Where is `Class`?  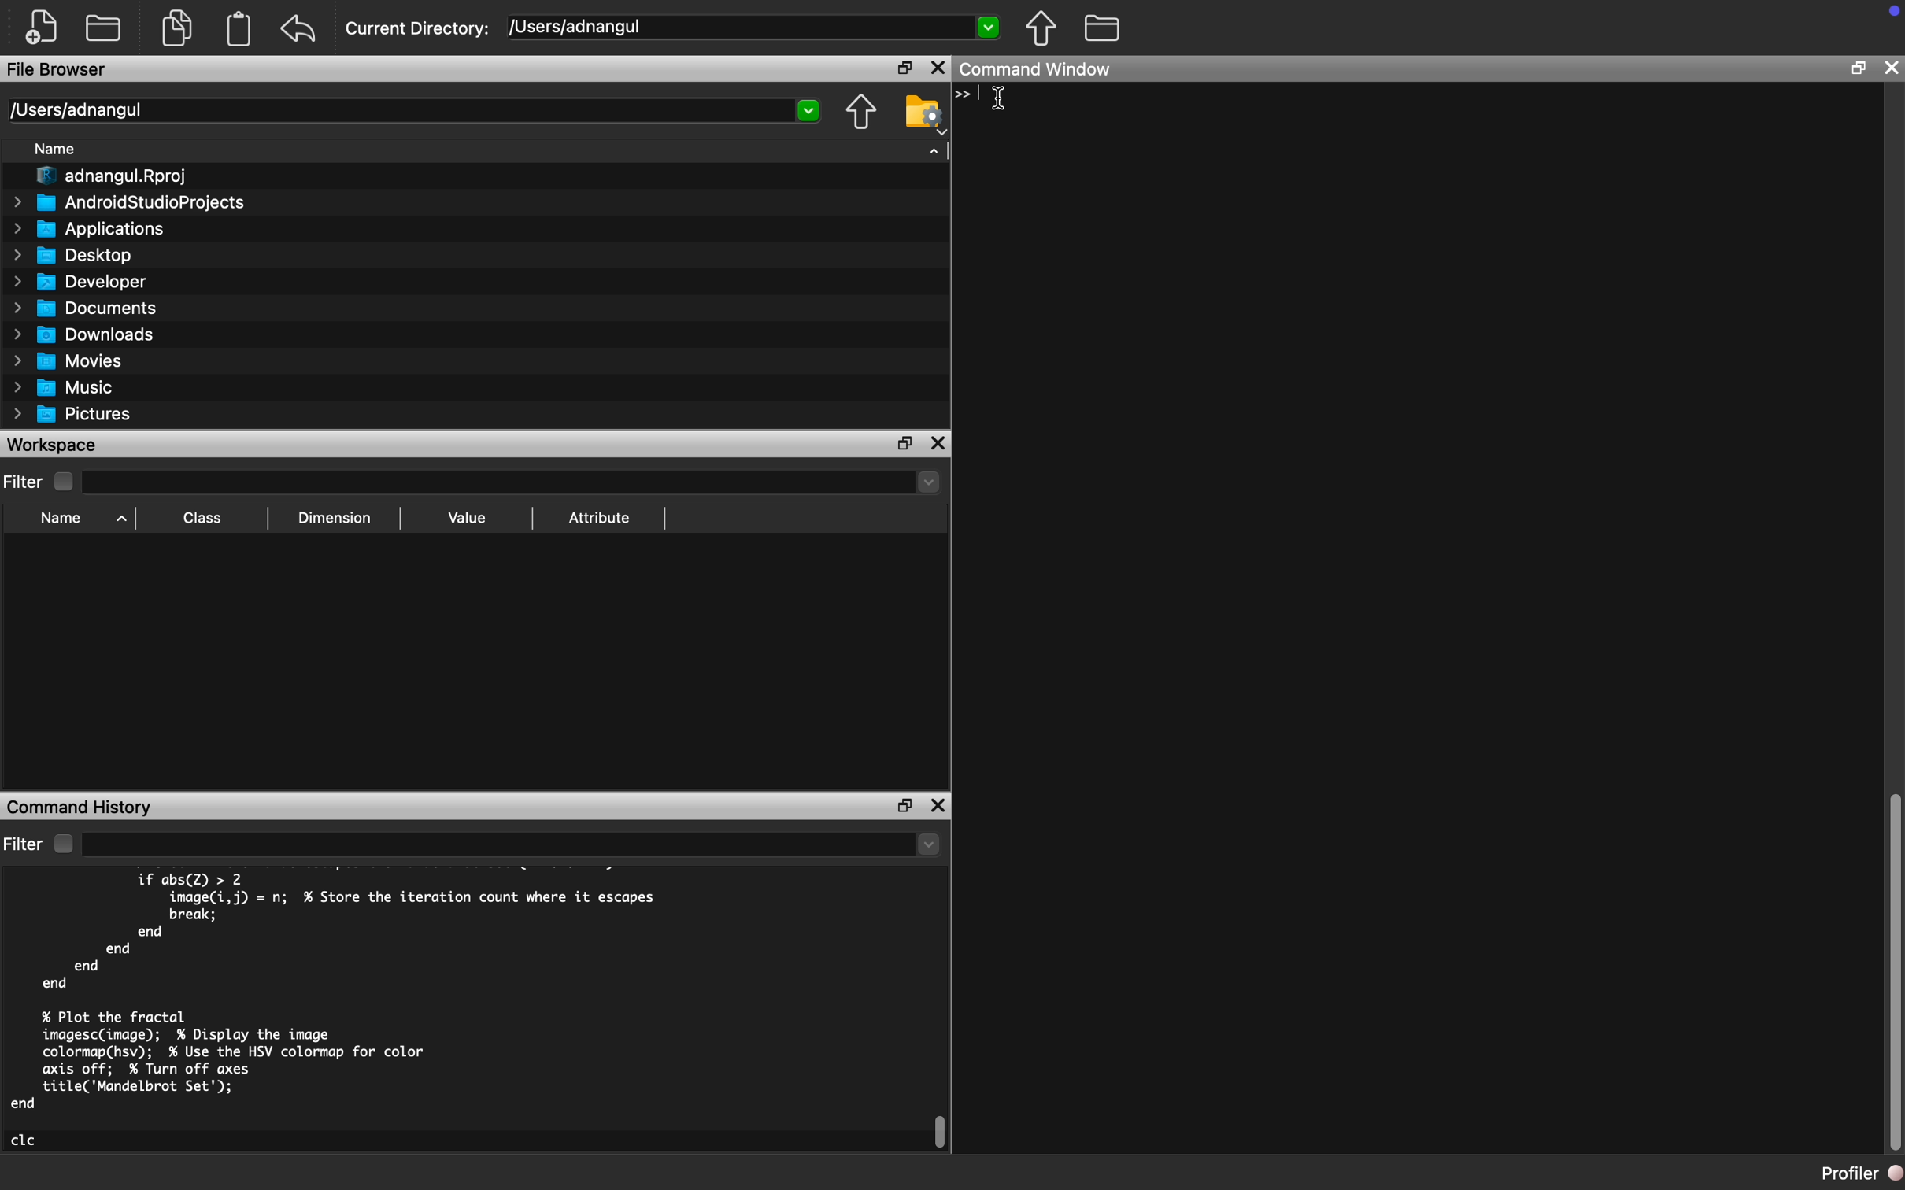 Class is located at coordinates (205, 517).